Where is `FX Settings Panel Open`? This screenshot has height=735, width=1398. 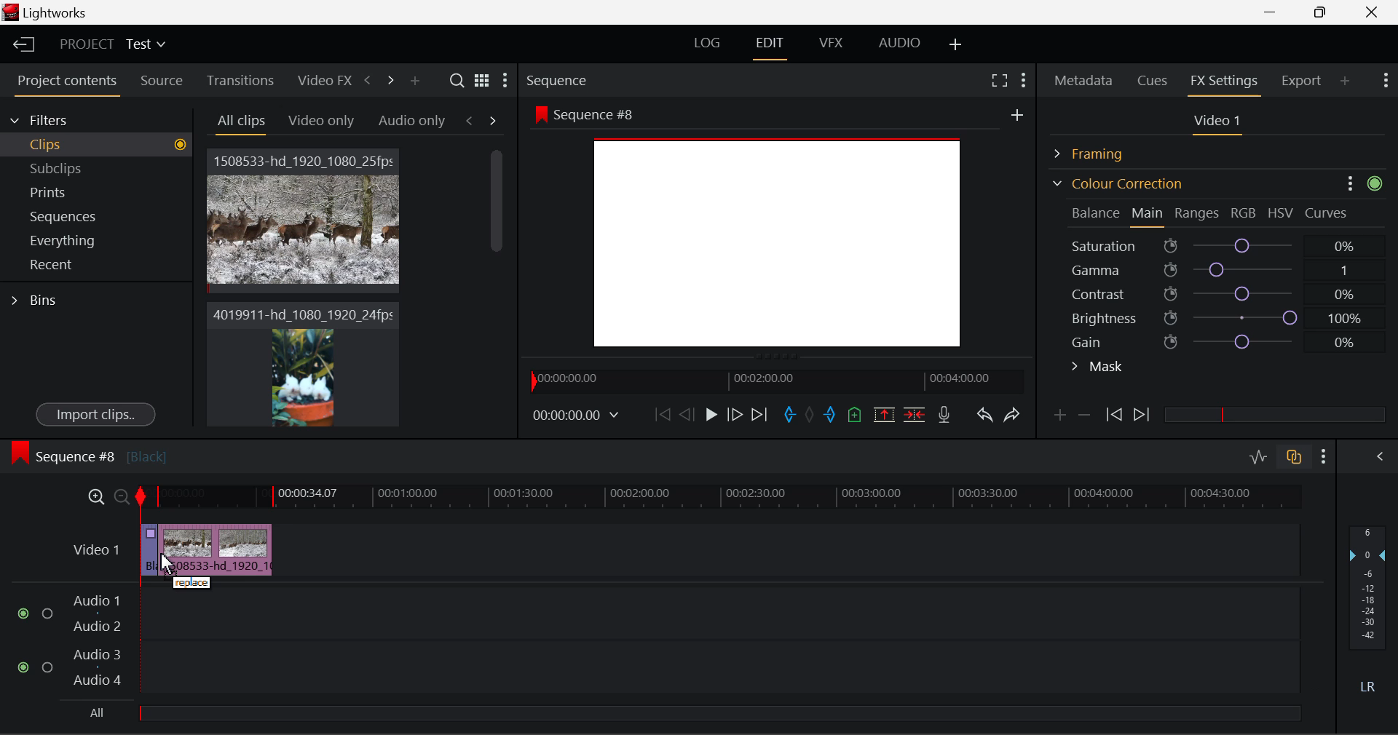
FX Settings Panel Open is located at coordinates (1225, 82).